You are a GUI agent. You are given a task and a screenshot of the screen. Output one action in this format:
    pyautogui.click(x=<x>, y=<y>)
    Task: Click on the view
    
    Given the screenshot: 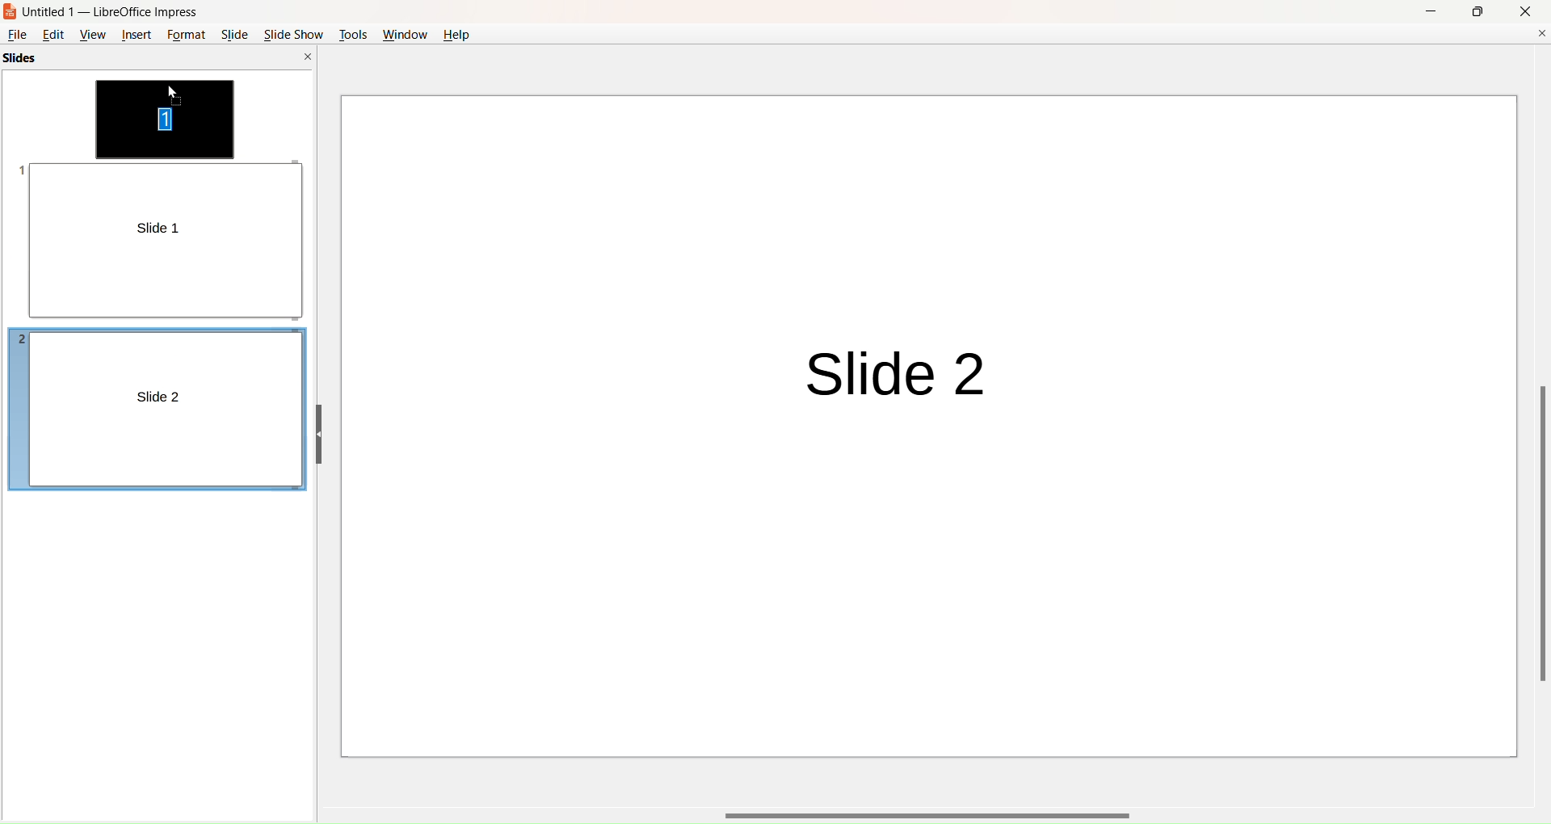 What is the action you would take?
    pyautogui.click(x=92, y=35)
    